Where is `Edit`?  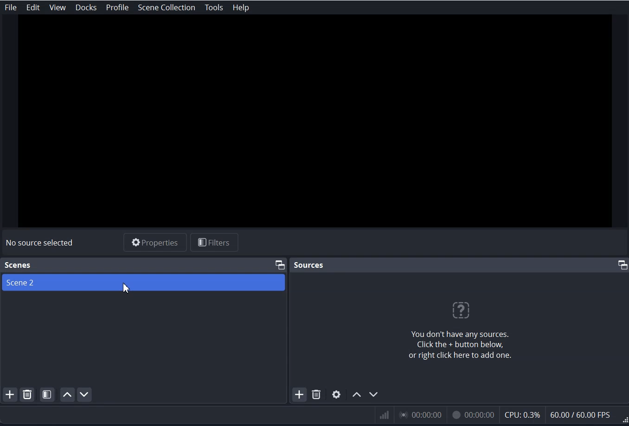
Edit is located at coordinates (33, 8).